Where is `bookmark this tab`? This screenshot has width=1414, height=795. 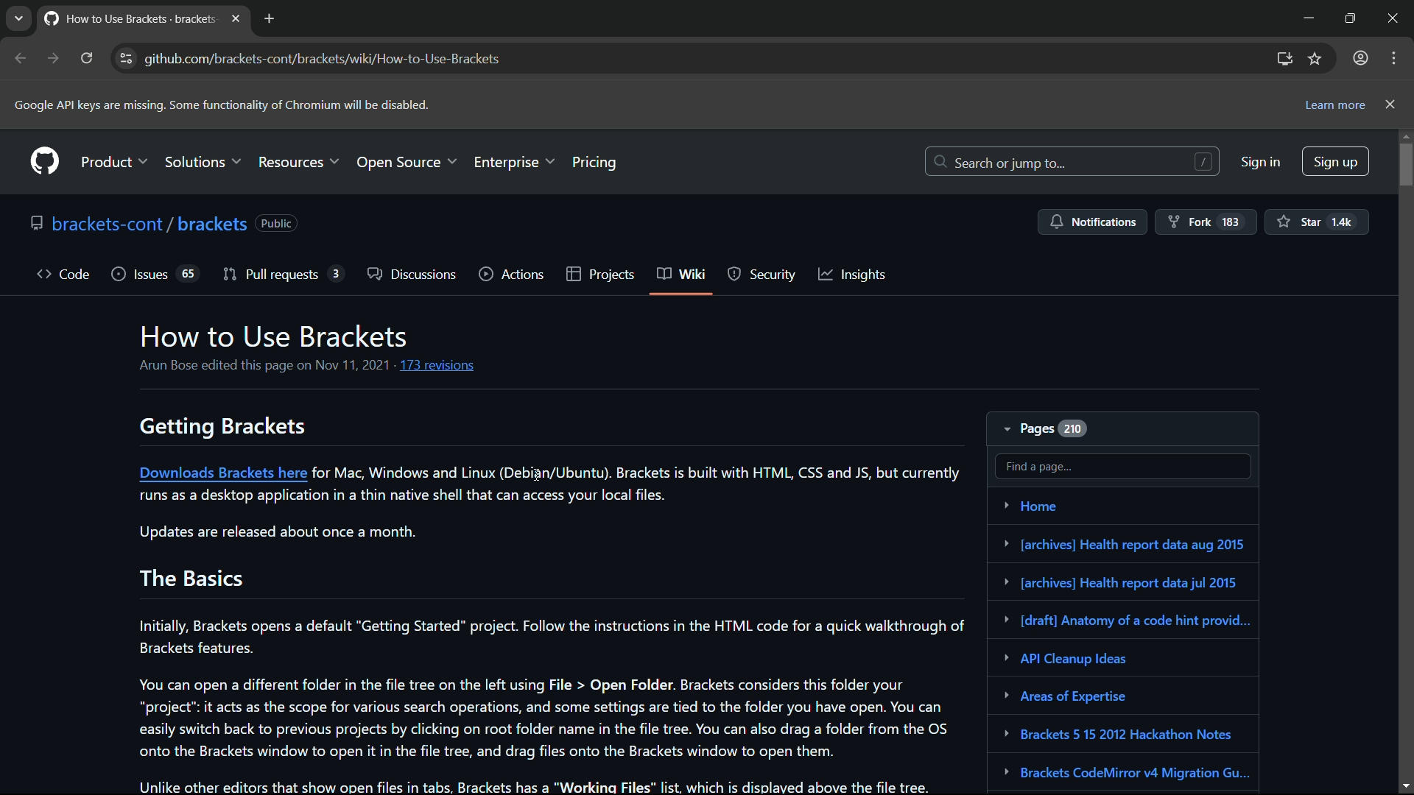
bookmark this tab is located at coordinates (1316, 58).